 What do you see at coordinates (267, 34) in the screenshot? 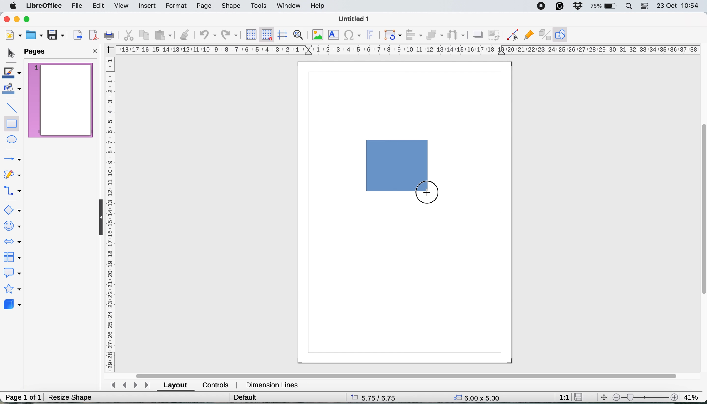
I see `snap to grid` at bounding box center [267, 34].